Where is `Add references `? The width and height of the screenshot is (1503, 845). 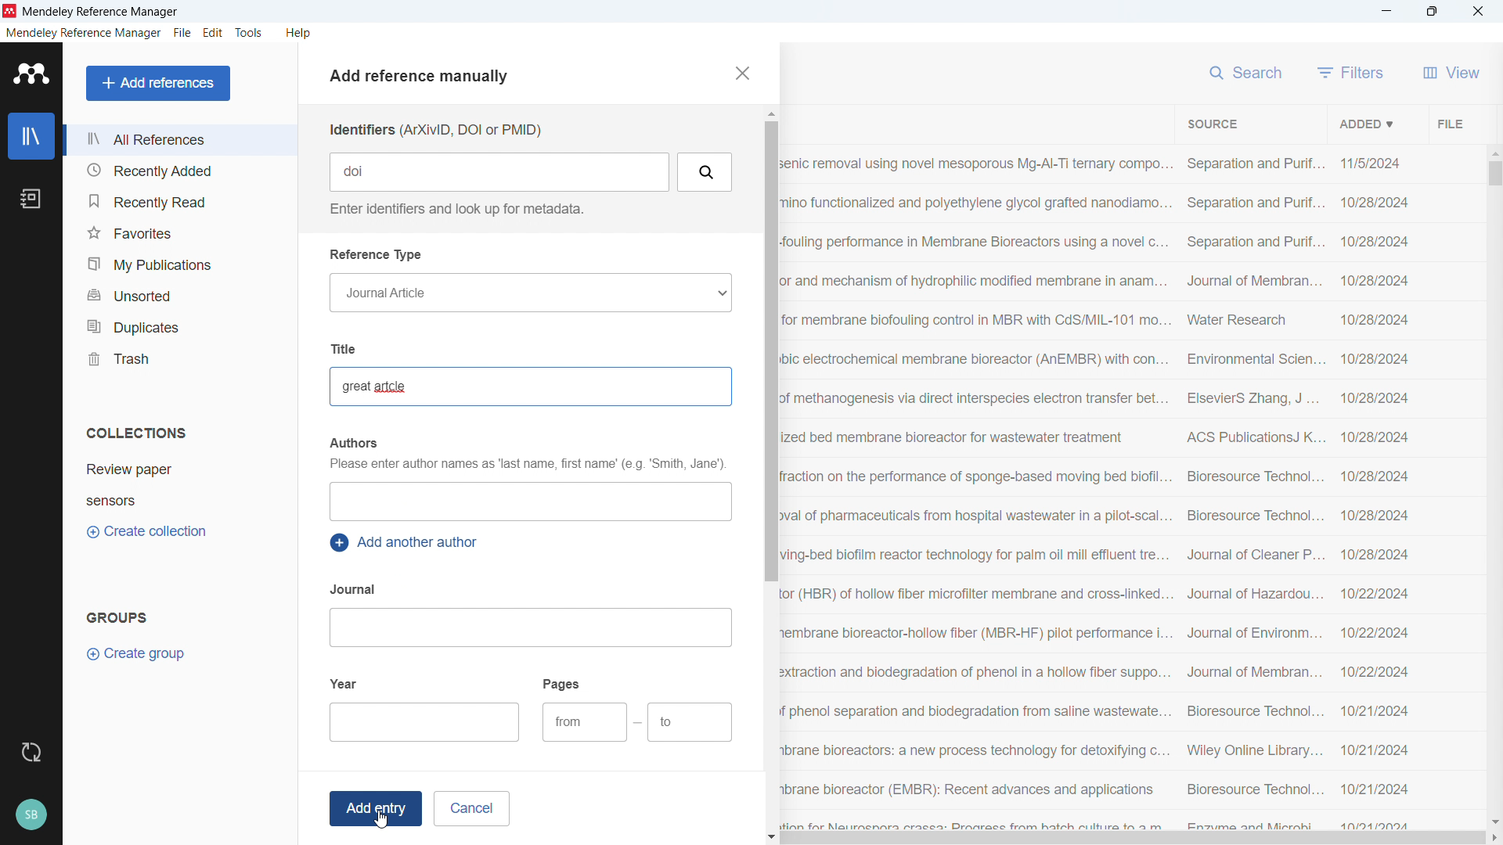 Add references  is located at coordinates (159, 83).